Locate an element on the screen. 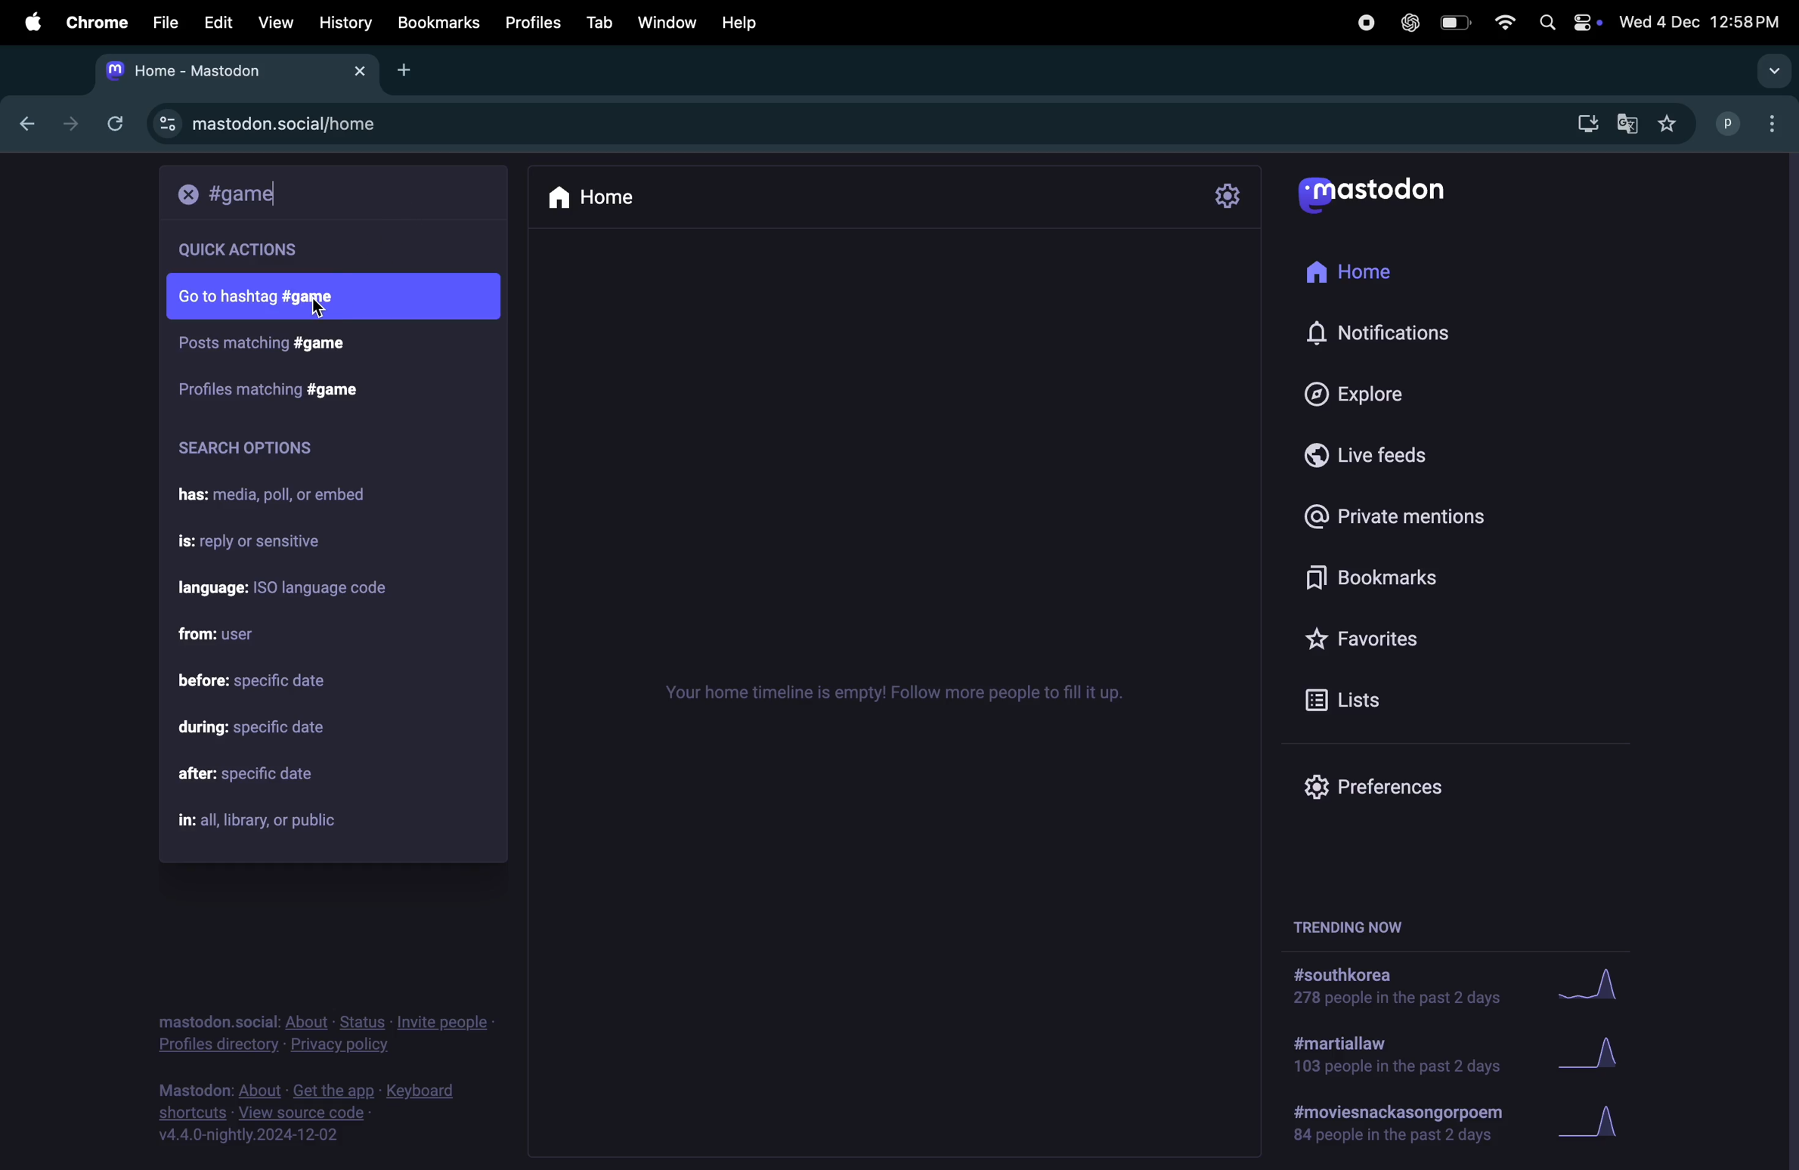 The width and height of the screenshot is (1799, 1170). time line is located at coordinates (904, 691).